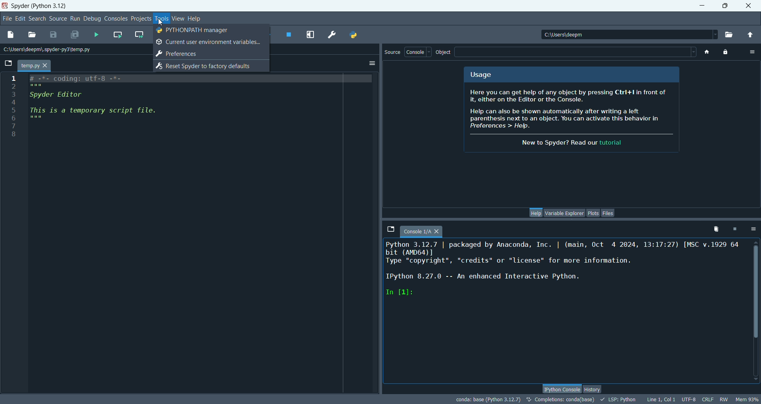 This screenshot has width=761, height=404. What do you see at coordinates (755, 311) in the screenshot?
I see `vertical scroll bar` at bounding box center [755, 311].